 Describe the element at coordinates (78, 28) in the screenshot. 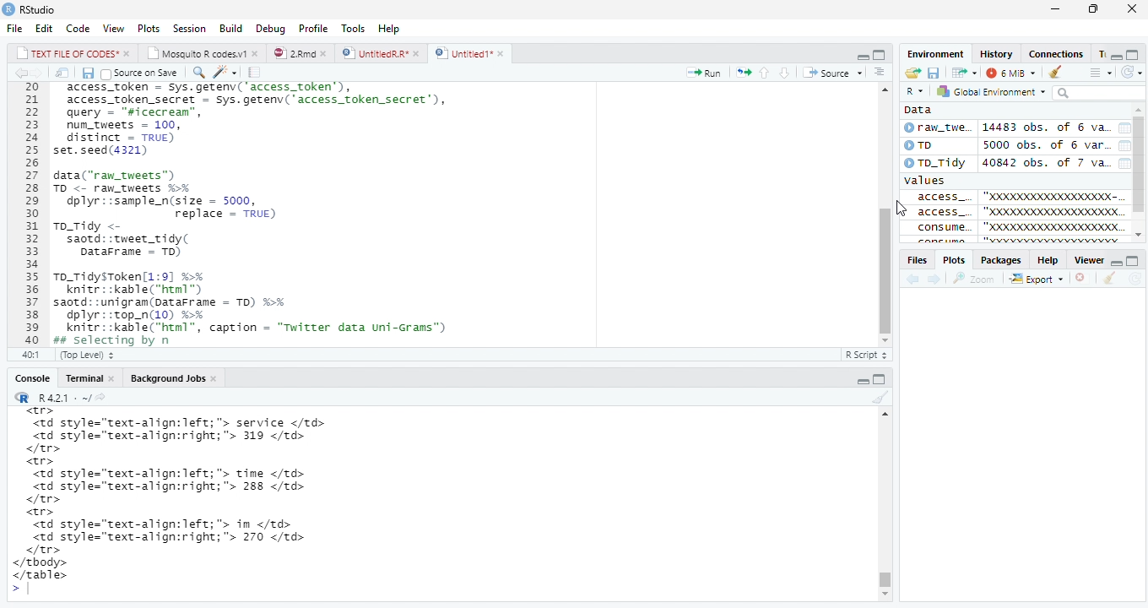

I see `Code` at that location.